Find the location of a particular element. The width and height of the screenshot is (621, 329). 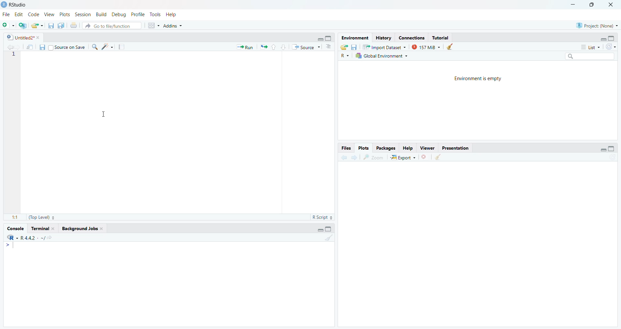

minimize is located at coordinates (320, 230).